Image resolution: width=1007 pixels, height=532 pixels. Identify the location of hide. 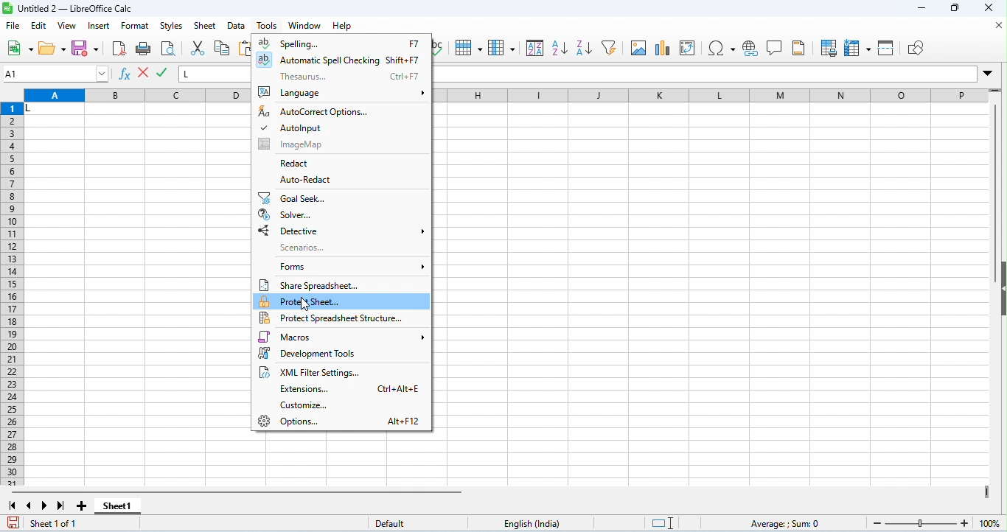
(1000, 287).